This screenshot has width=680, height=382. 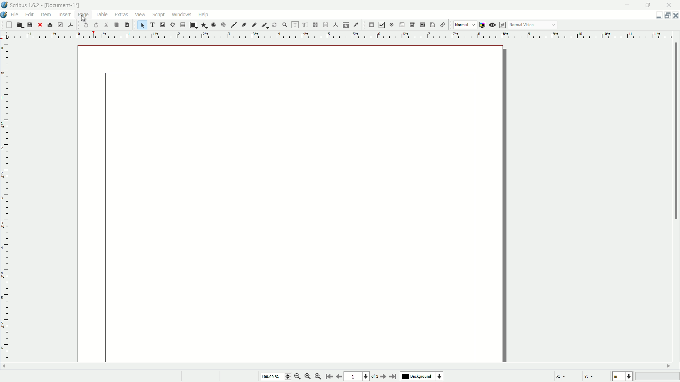 What do you see at coordinates (275, 377) in the screenshot?
I see `current zoom percentage` at bounding box center [275, 377].